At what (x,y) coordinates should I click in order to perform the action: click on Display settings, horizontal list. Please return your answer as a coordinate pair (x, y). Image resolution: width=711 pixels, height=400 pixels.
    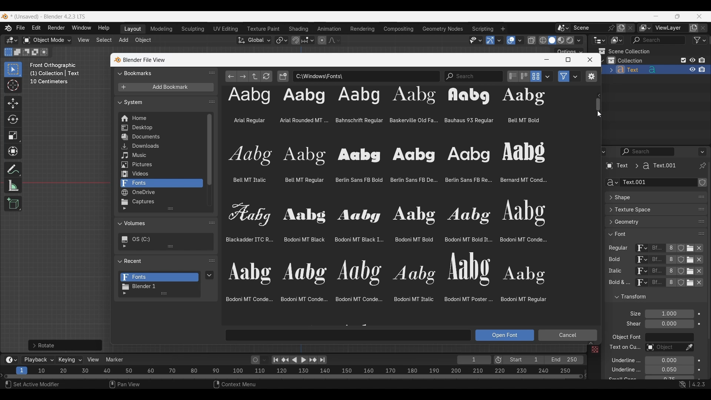
    Looking at the image, I should click on (524, 76).